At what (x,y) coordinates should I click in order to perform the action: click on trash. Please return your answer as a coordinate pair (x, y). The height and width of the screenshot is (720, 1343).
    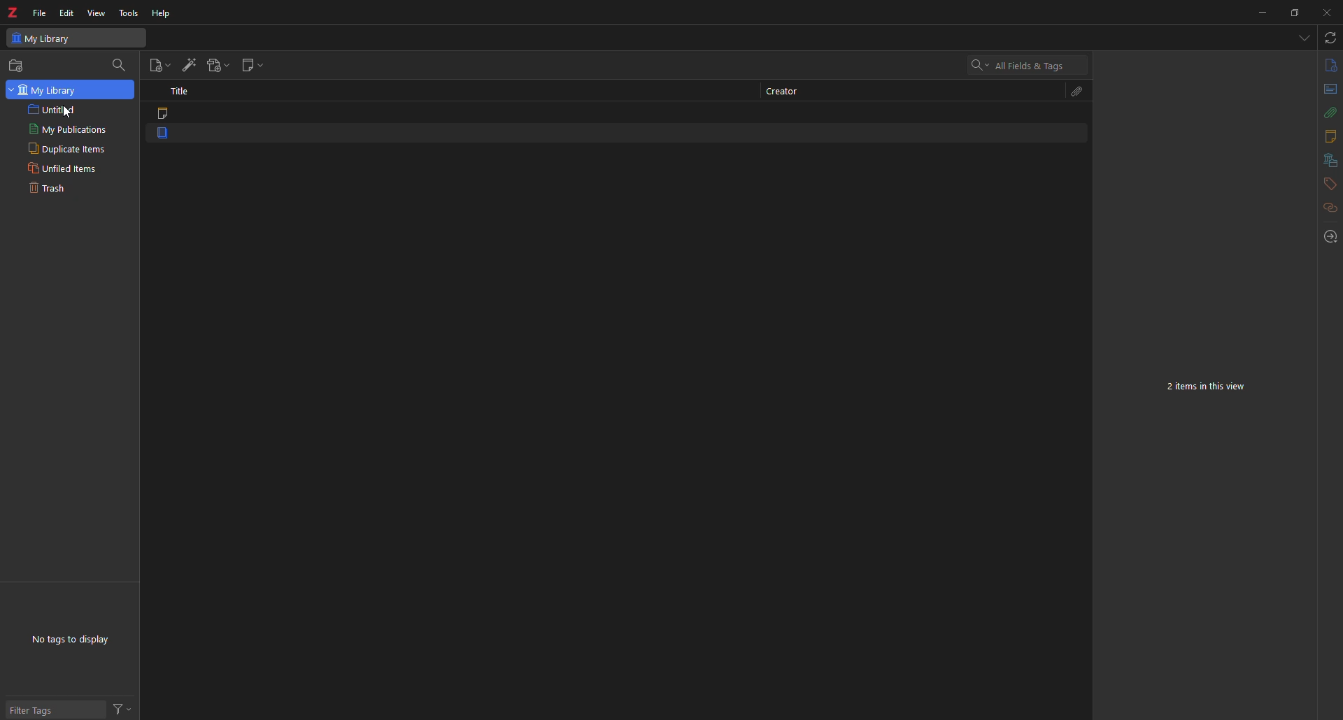
    Looking at the image, I should click on (49, 190).